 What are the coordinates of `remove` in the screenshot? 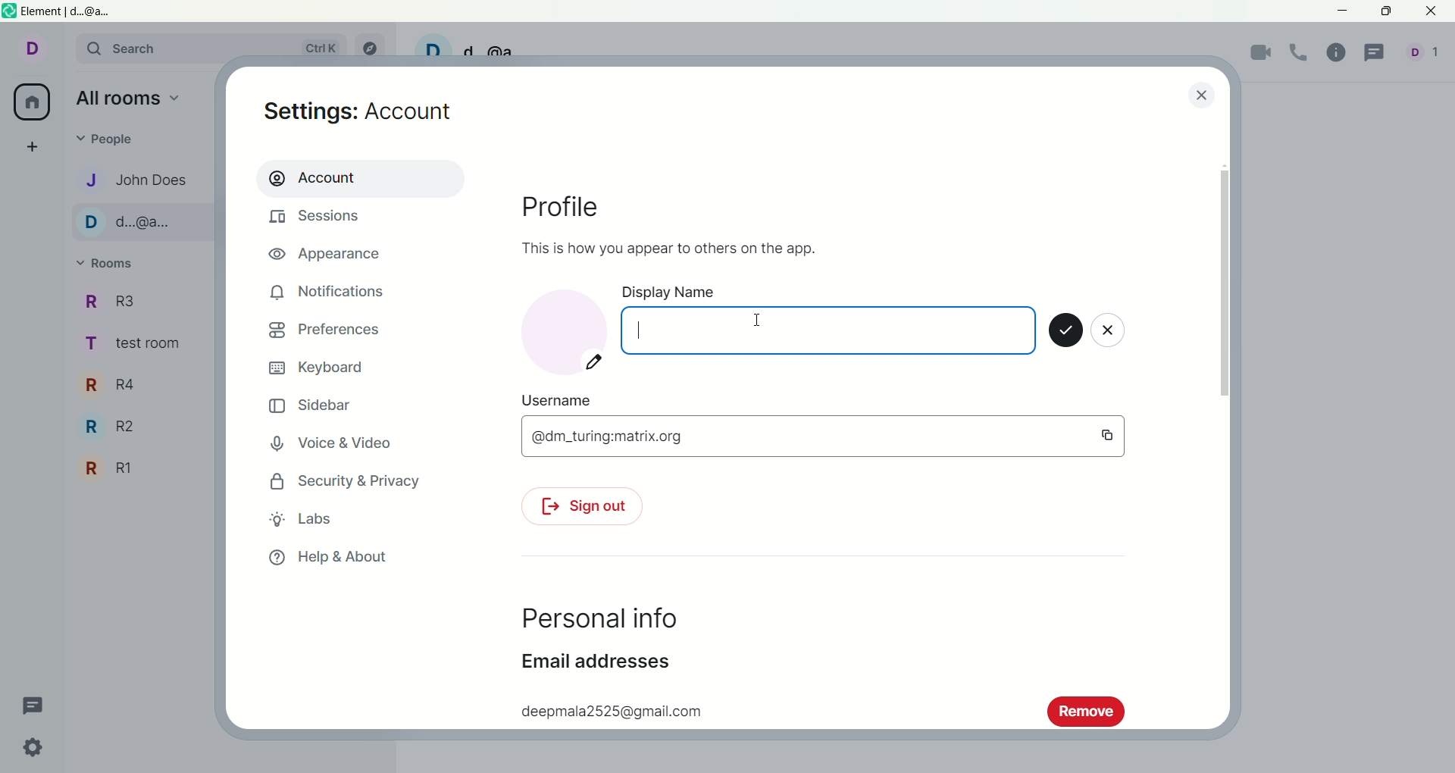 It's located at (1086, 710).